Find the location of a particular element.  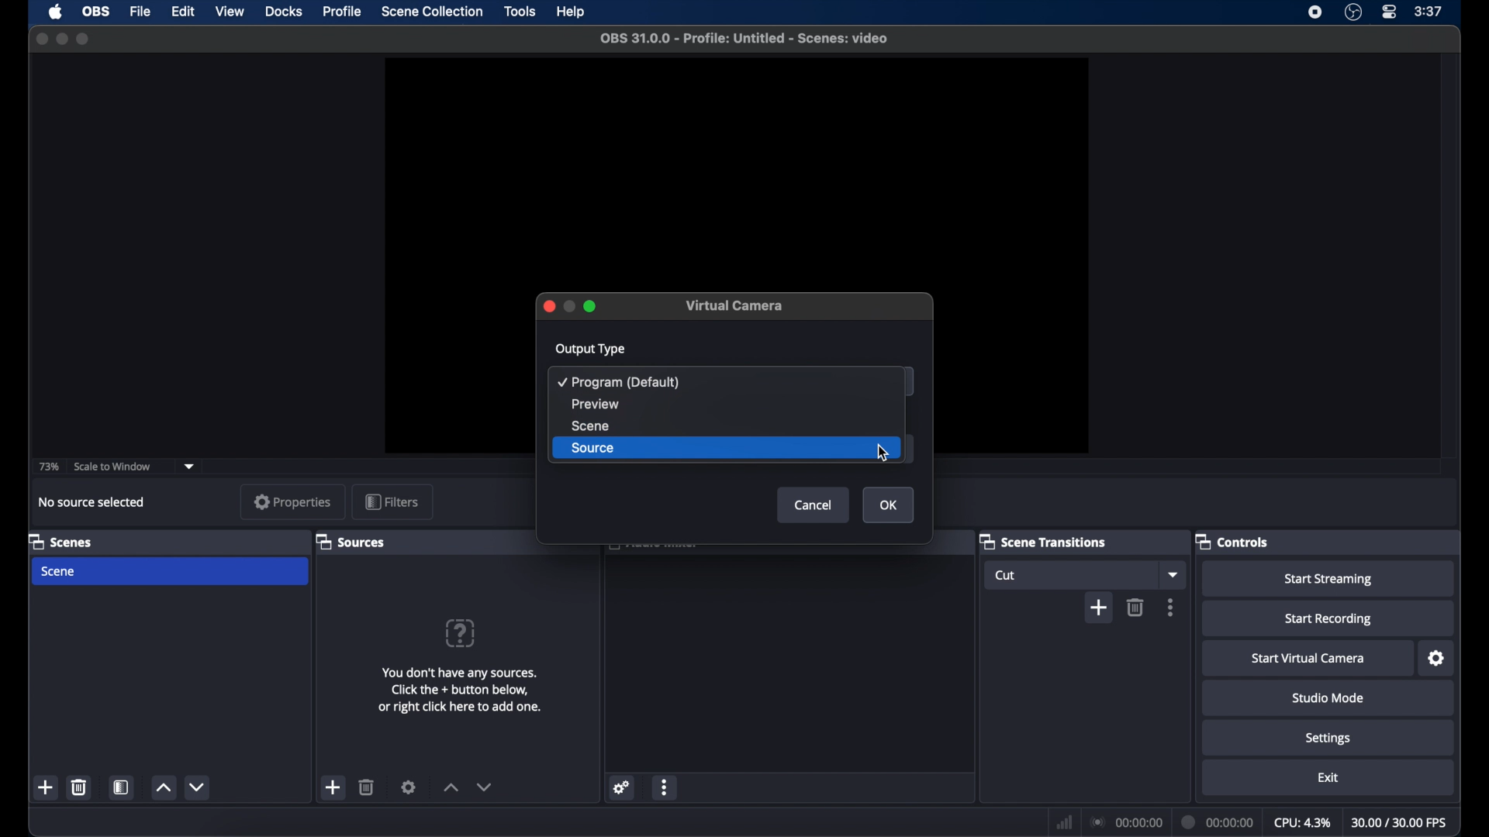

delete is located at coordinates (1135, 607).